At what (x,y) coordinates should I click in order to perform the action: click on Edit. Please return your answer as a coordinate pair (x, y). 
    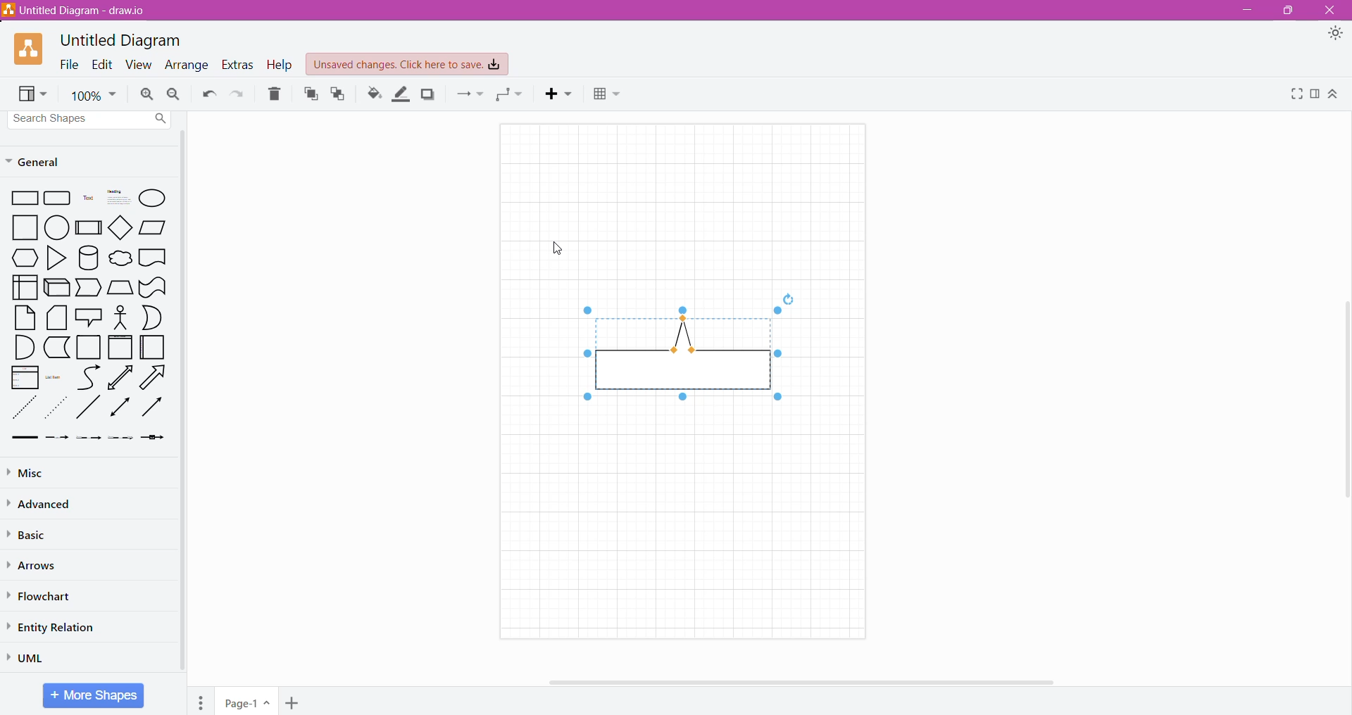
    Looking at the image, I should click on (102, 64).